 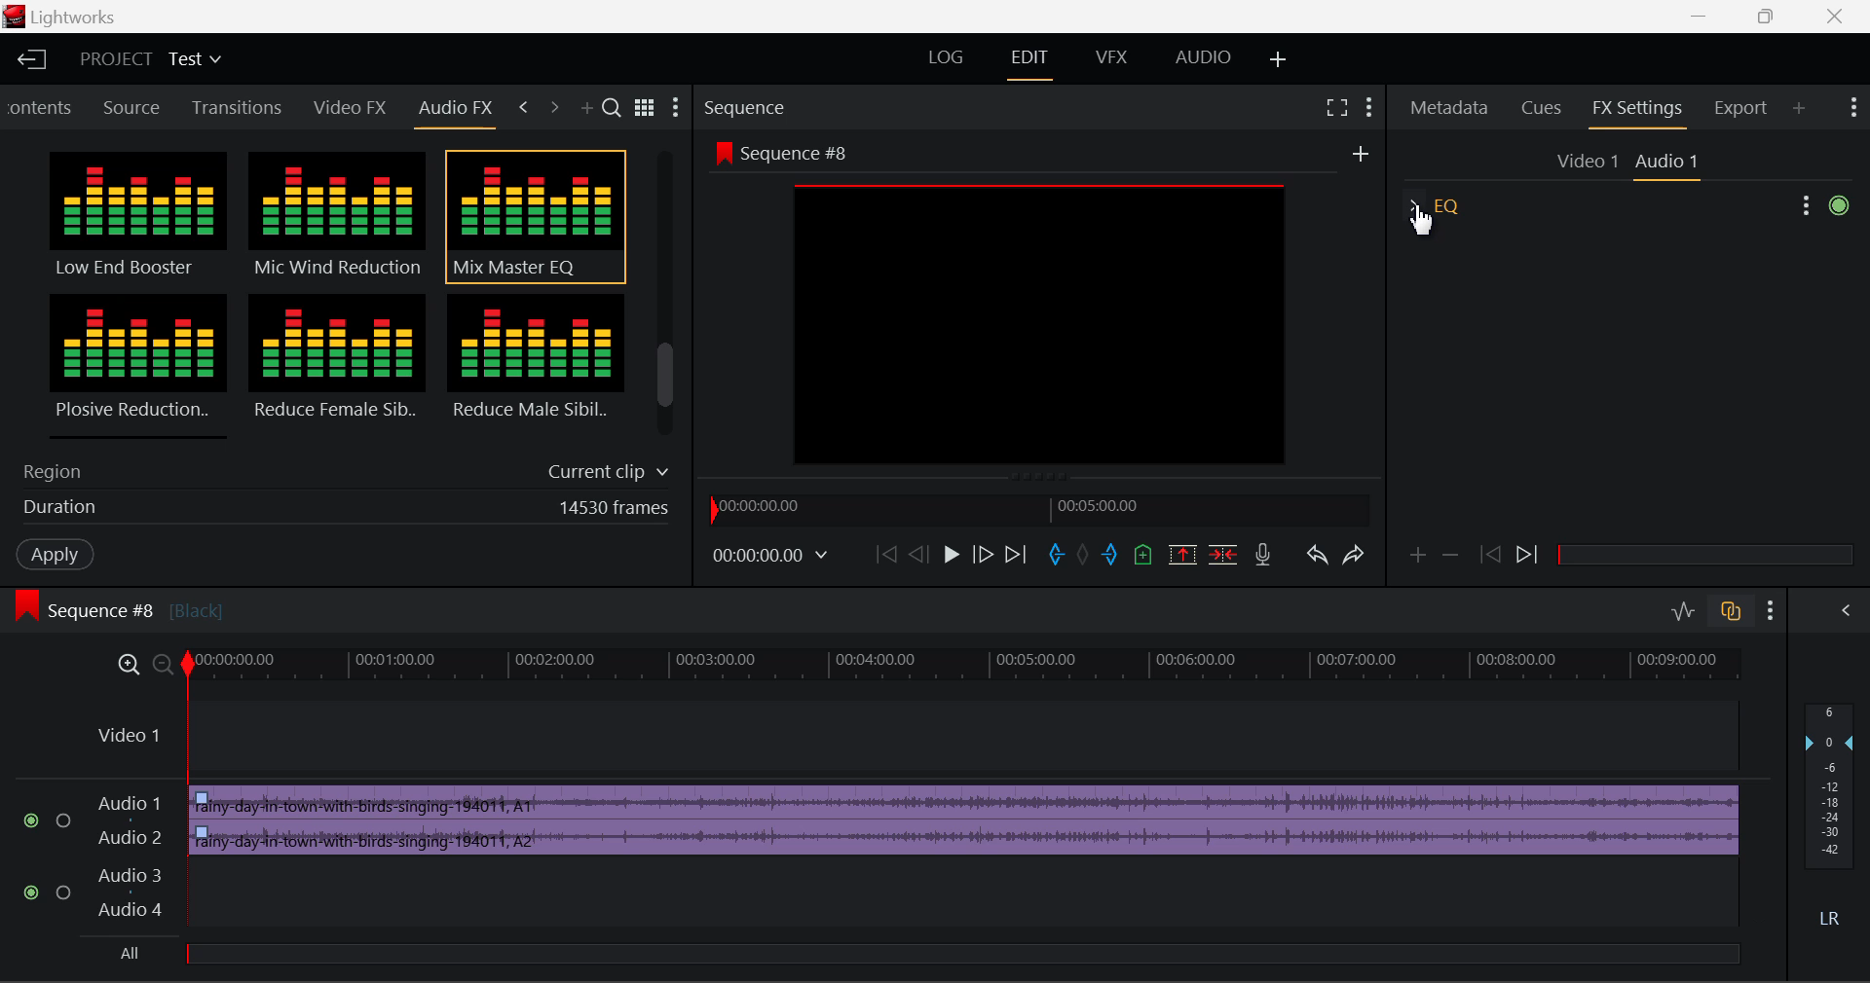 I want to click on Sequence Section, so click(x=803, y=106).